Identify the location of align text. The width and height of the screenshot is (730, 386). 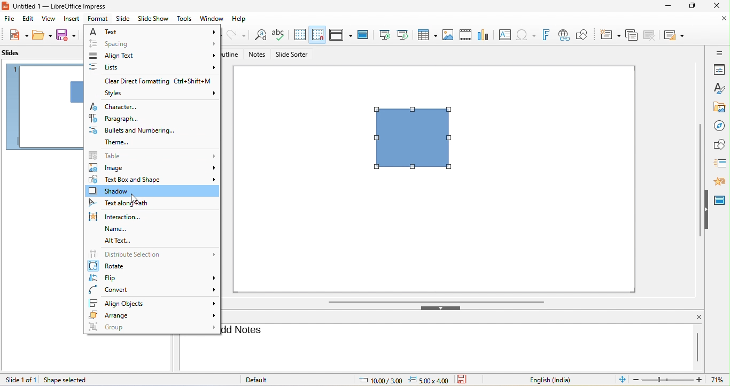
(153, 54).